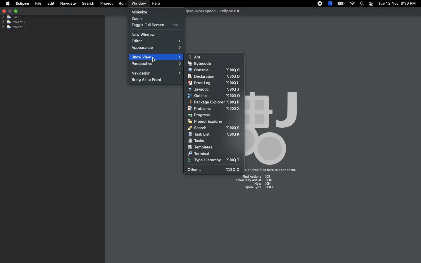  Describe the element at coordinates (137, 19) in the screenshot. I see `Zoom` at that location.